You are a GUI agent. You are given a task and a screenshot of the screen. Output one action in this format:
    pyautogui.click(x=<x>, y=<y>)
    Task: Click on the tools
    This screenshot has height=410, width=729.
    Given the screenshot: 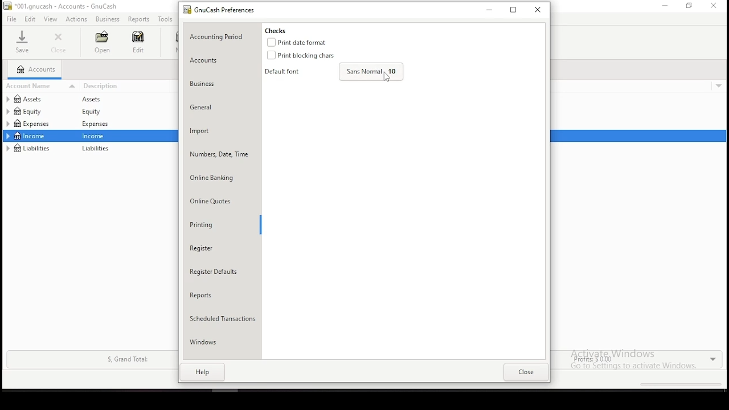 What is the action you would take?
    pyautogui.click(x=166, y=19)
    